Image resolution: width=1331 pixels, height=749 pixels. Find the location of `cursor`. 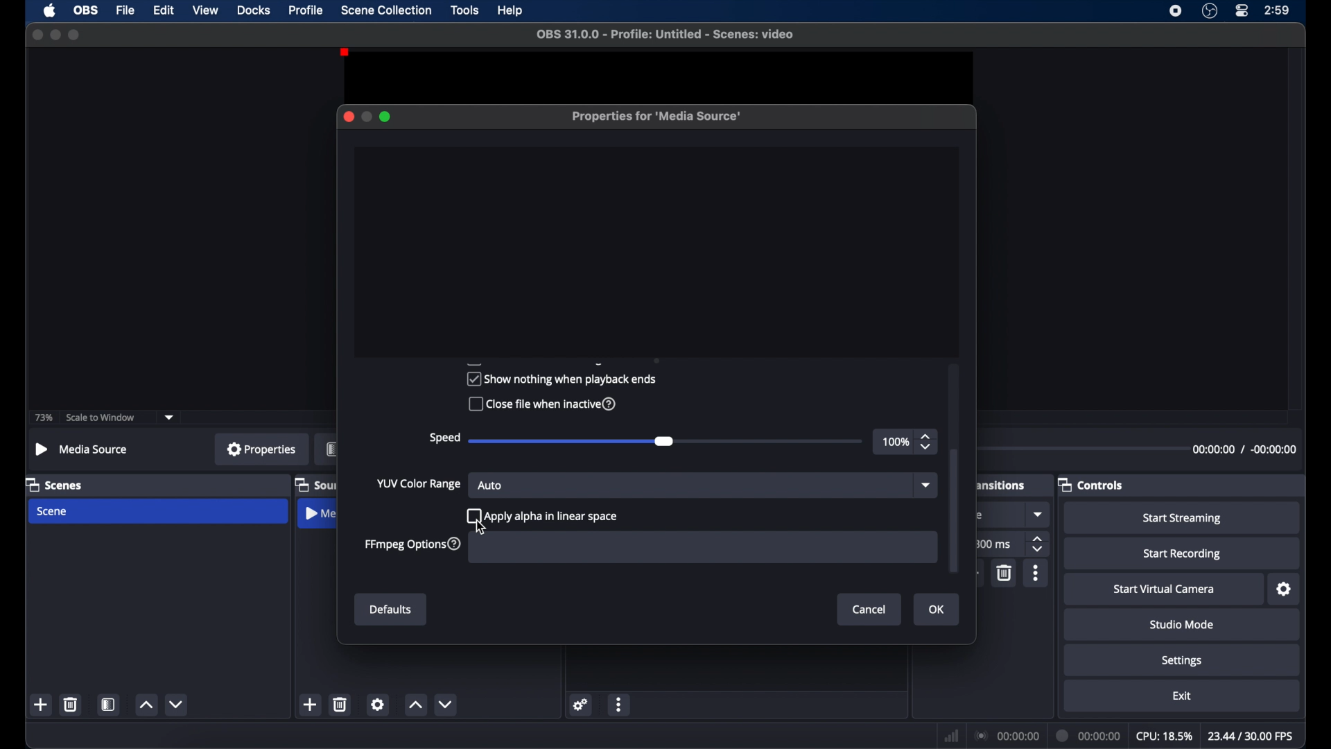

cursor is located at coordinates (482, 526).